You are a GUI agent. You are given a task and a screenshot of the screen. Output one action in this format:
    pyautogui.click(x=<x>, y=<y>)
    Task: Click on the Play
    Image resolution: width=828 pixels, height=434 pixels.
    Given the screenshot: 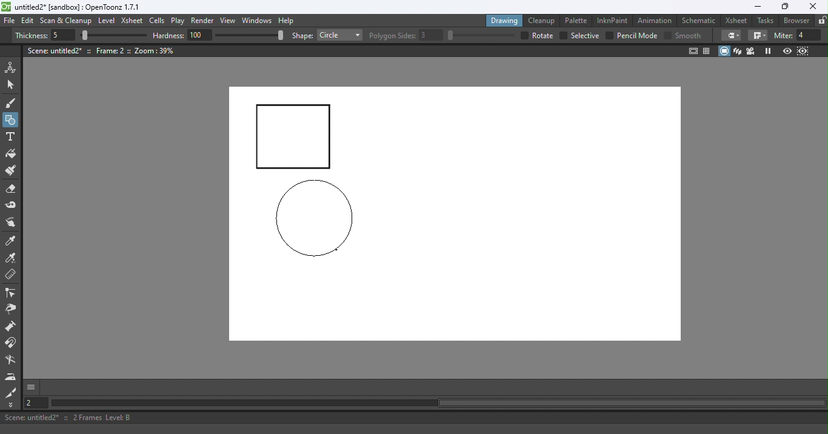 What is the action you would take?
    pyautogui.click(x=180, y=21)
    